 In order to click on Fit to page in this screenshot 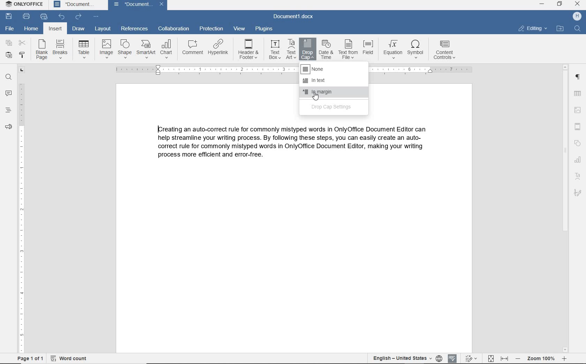, I will do `click(491, 357)`.